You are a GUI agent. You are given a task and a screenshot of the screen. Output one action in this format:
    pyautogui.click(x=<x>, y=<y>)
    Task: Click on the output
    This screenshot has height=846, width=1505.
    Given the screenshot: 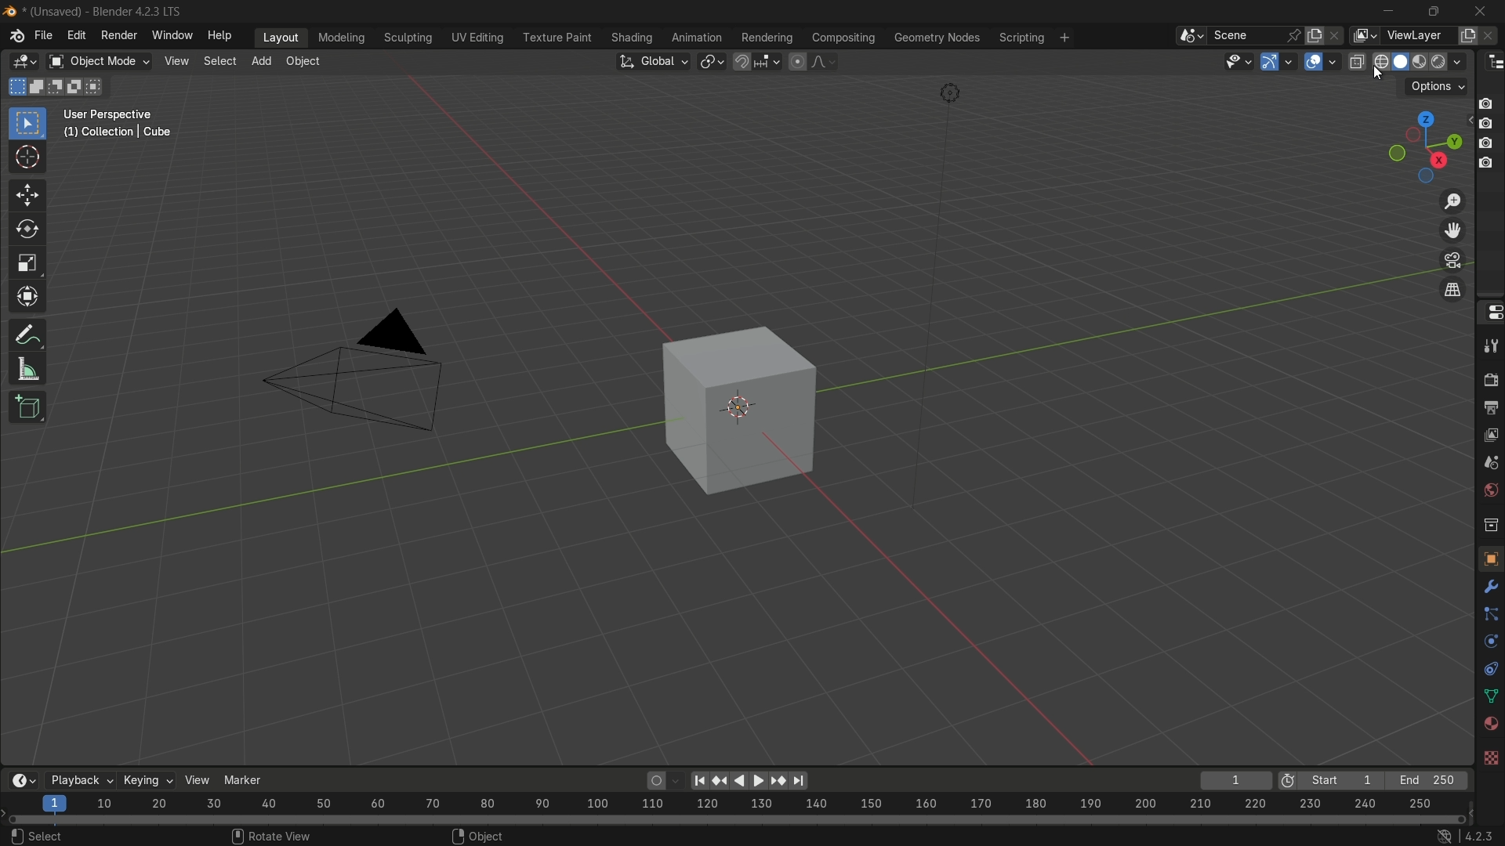 What is the action you would take?
    pyautogui.click(x=1488, y=406)
    